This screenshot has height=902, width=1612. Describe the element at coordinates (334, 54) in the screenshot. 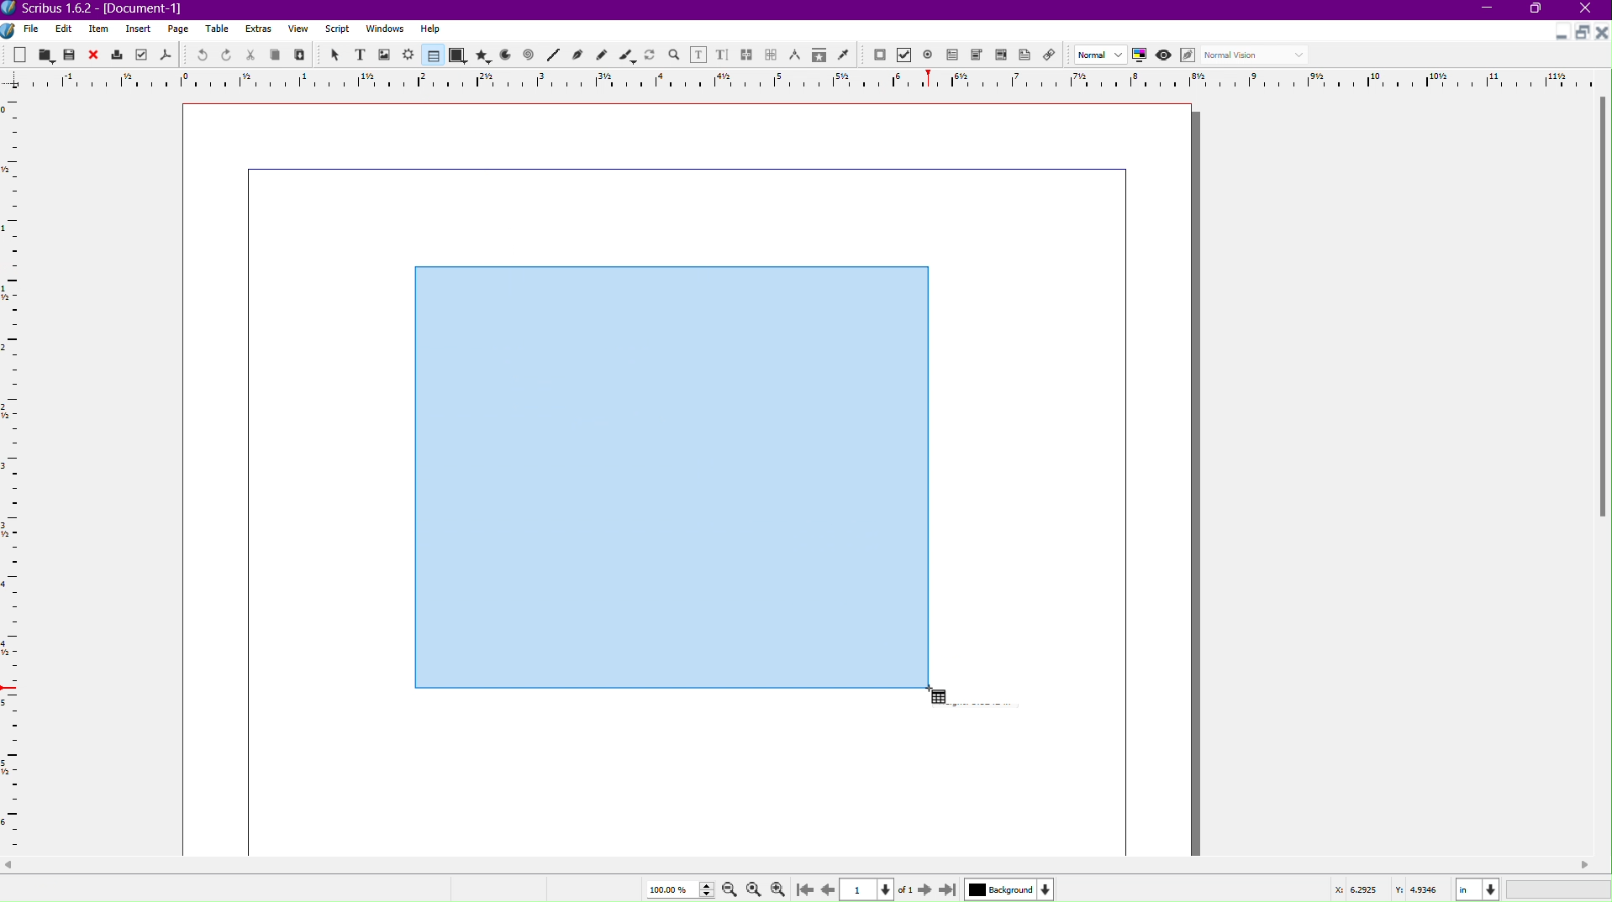

I see `Select Item` at that location.